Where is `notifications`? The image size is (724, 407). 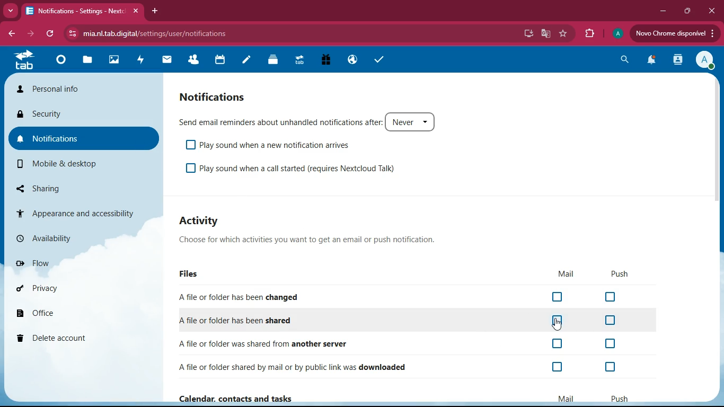 notifications is located at coordinates (218, 95).